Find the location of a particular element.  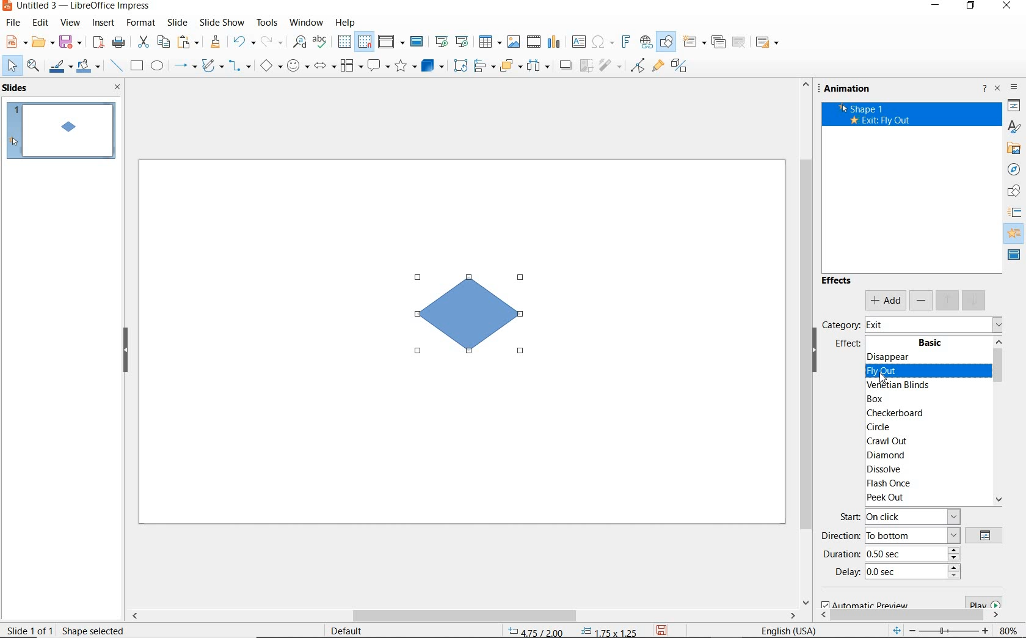

snap to grid is located at coordinates (365, 42).